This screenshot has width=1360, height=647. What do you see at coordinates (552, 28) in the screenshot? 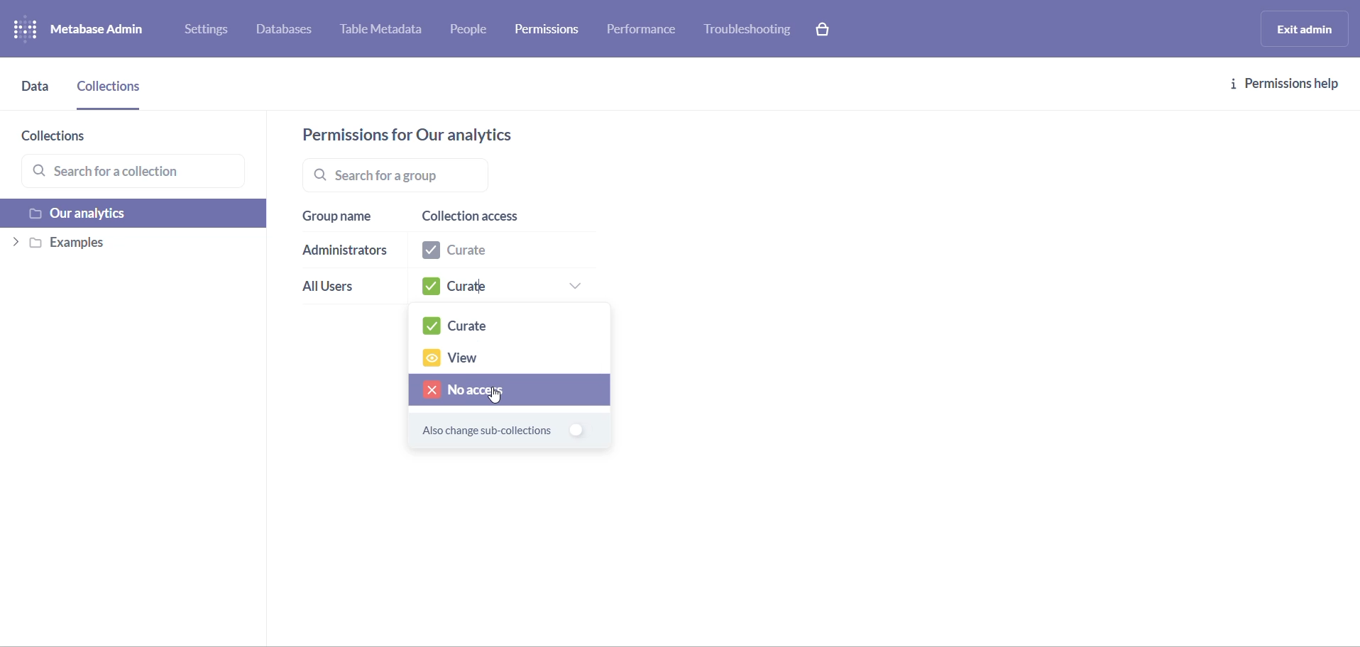
I see `permissions` at bounding box center [552, 28].